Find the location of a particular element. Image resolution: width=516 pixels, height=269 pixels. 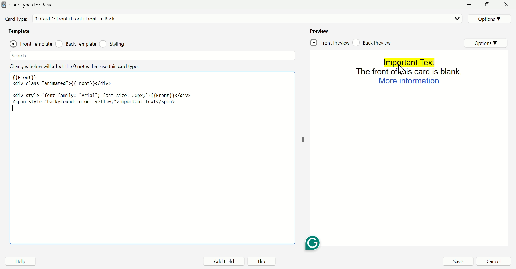

Drag Handle is located at coordinates (302, 140).